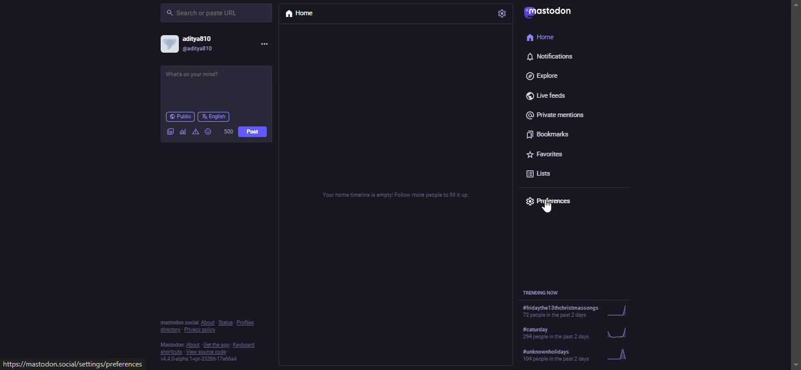 Image resolution: width=801 pixels, height=370 pixels. Describe the element at coordinates (188, 44) in the screenshot. I see `account` at that location.